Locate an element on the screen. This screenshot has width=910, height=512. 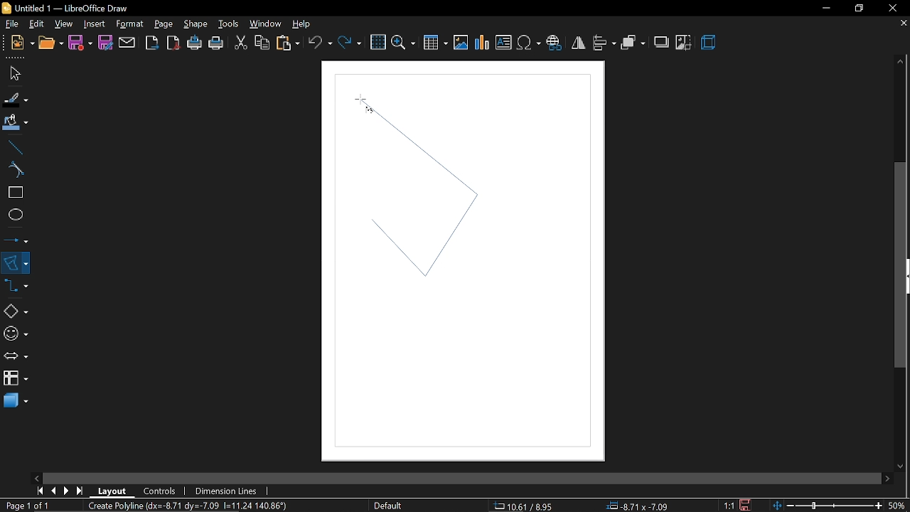
save is located at coordinates (749, 503).